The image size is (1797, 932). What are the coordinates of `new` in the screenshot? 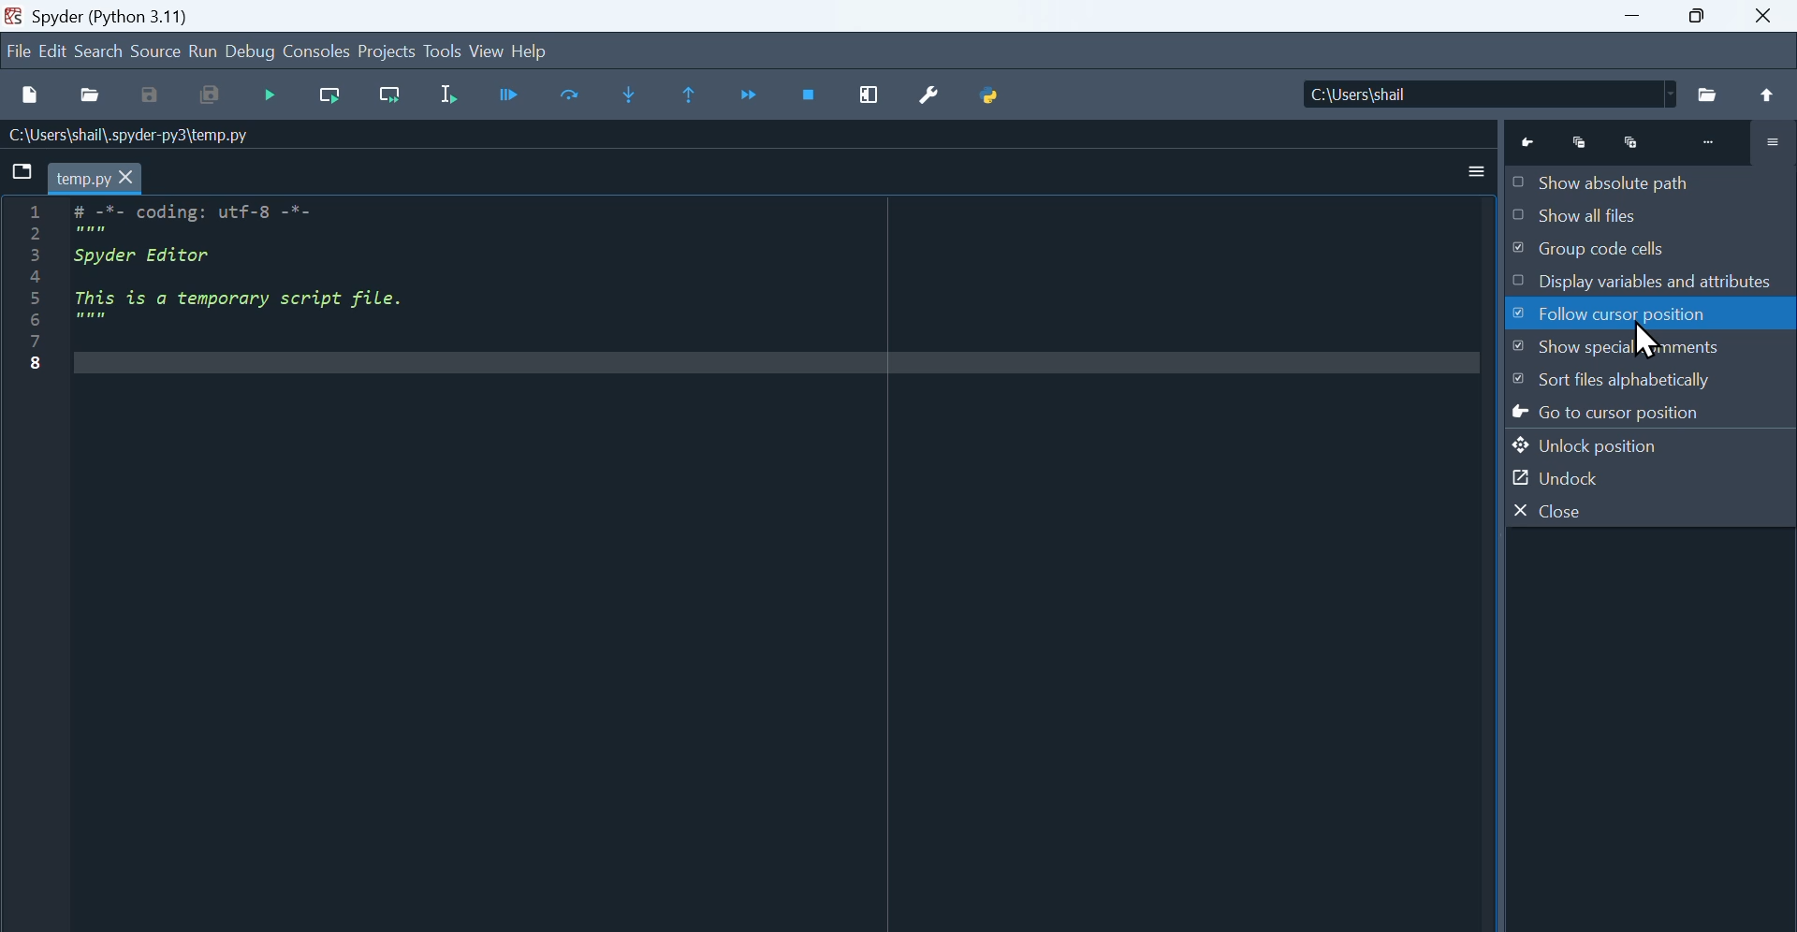 It's located at (28, 95).